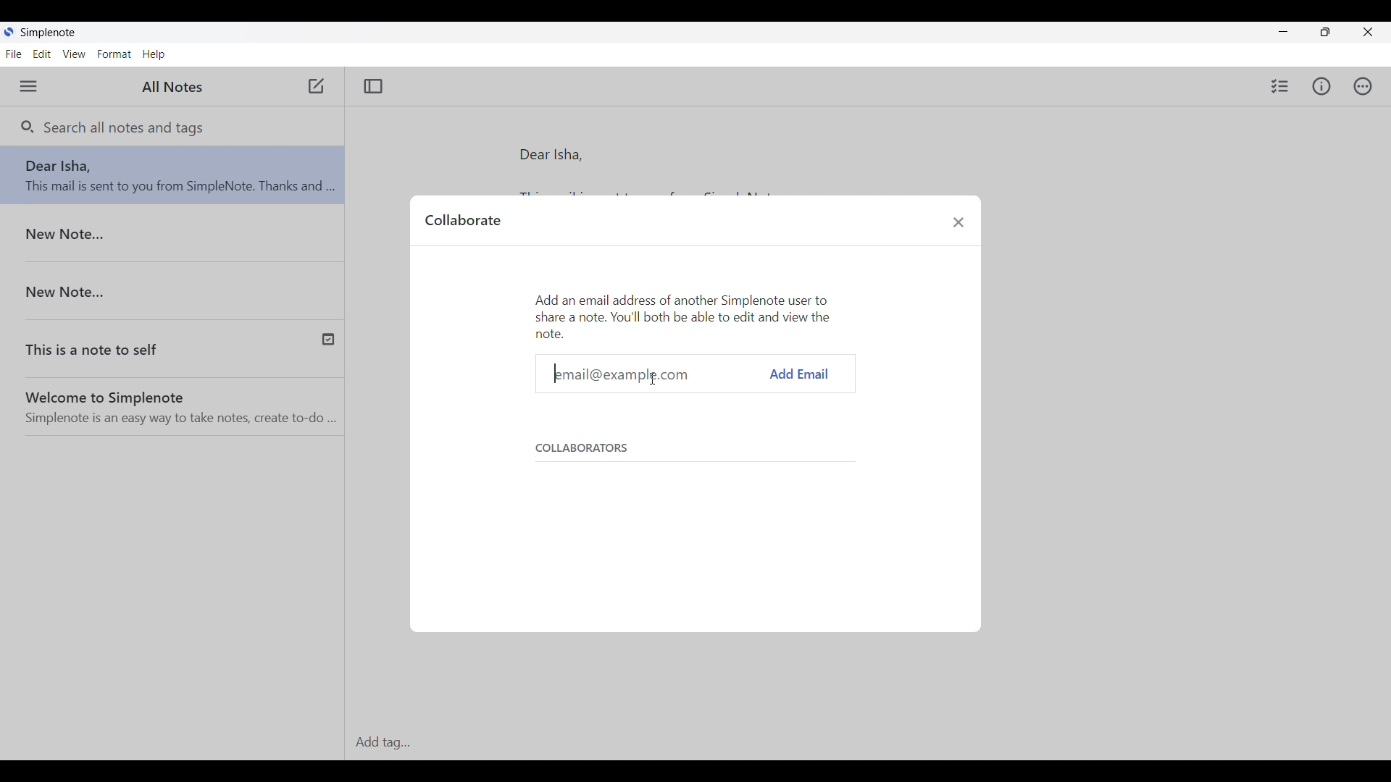  What do you see at coordinates (170, 88) in the screenshot?
I see `All Notes` at bounding box center [170, 88].